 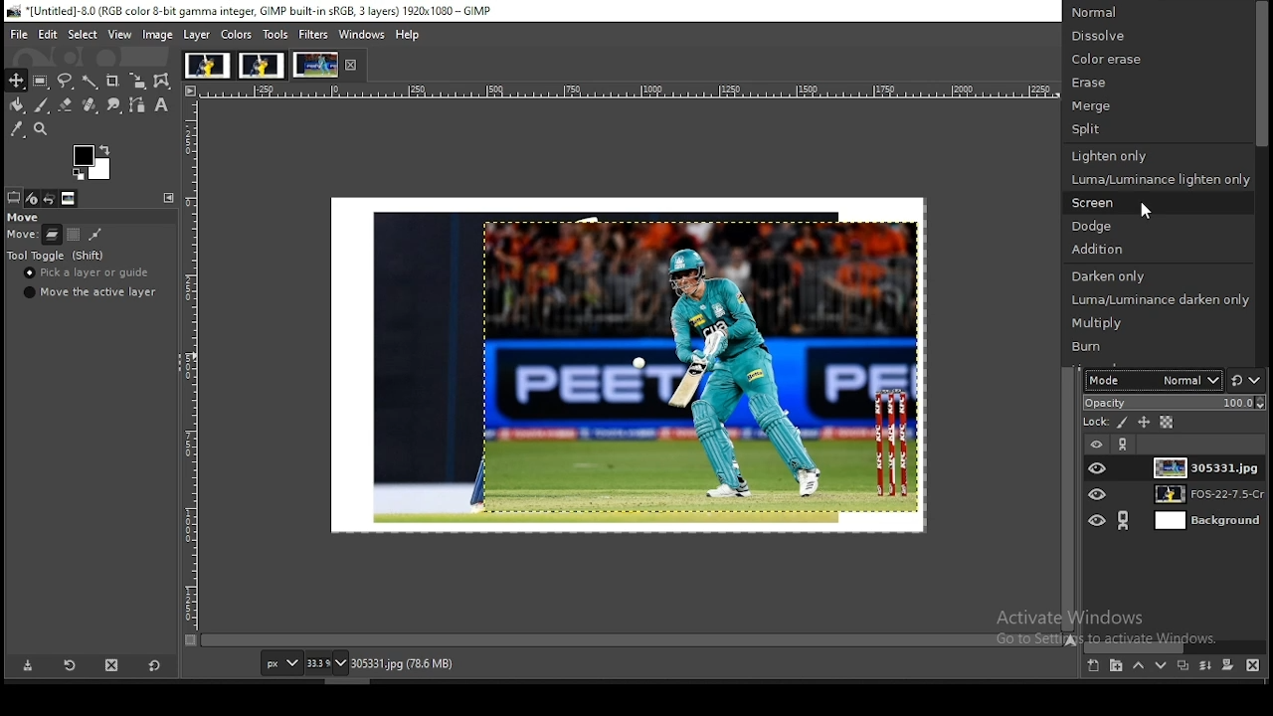 What do you see at coordinates (1156, 201) in the screenshot?
I see `screen` at bounding box center [1156, 201].